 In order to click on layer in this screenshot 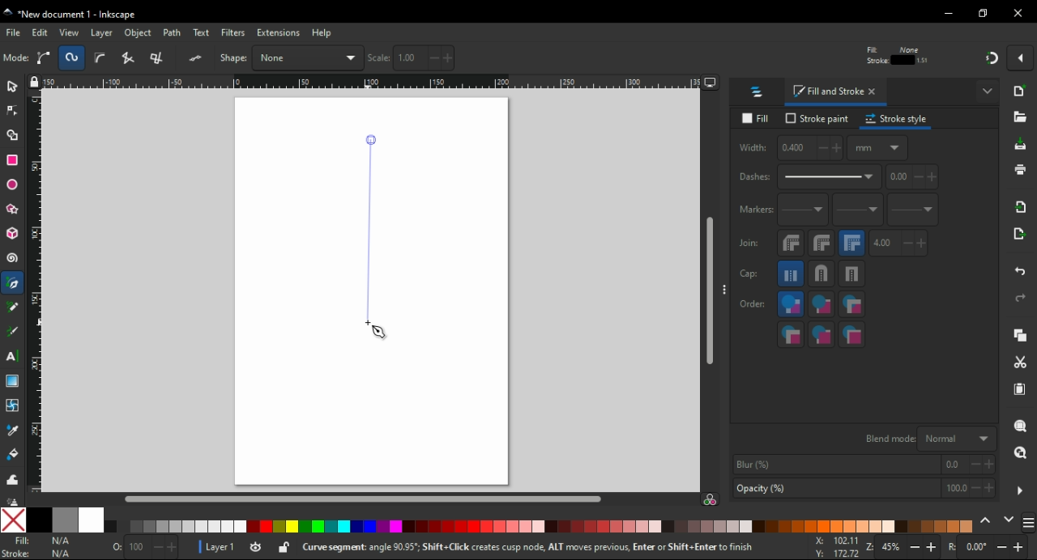, I will do `click(104, 32)`.